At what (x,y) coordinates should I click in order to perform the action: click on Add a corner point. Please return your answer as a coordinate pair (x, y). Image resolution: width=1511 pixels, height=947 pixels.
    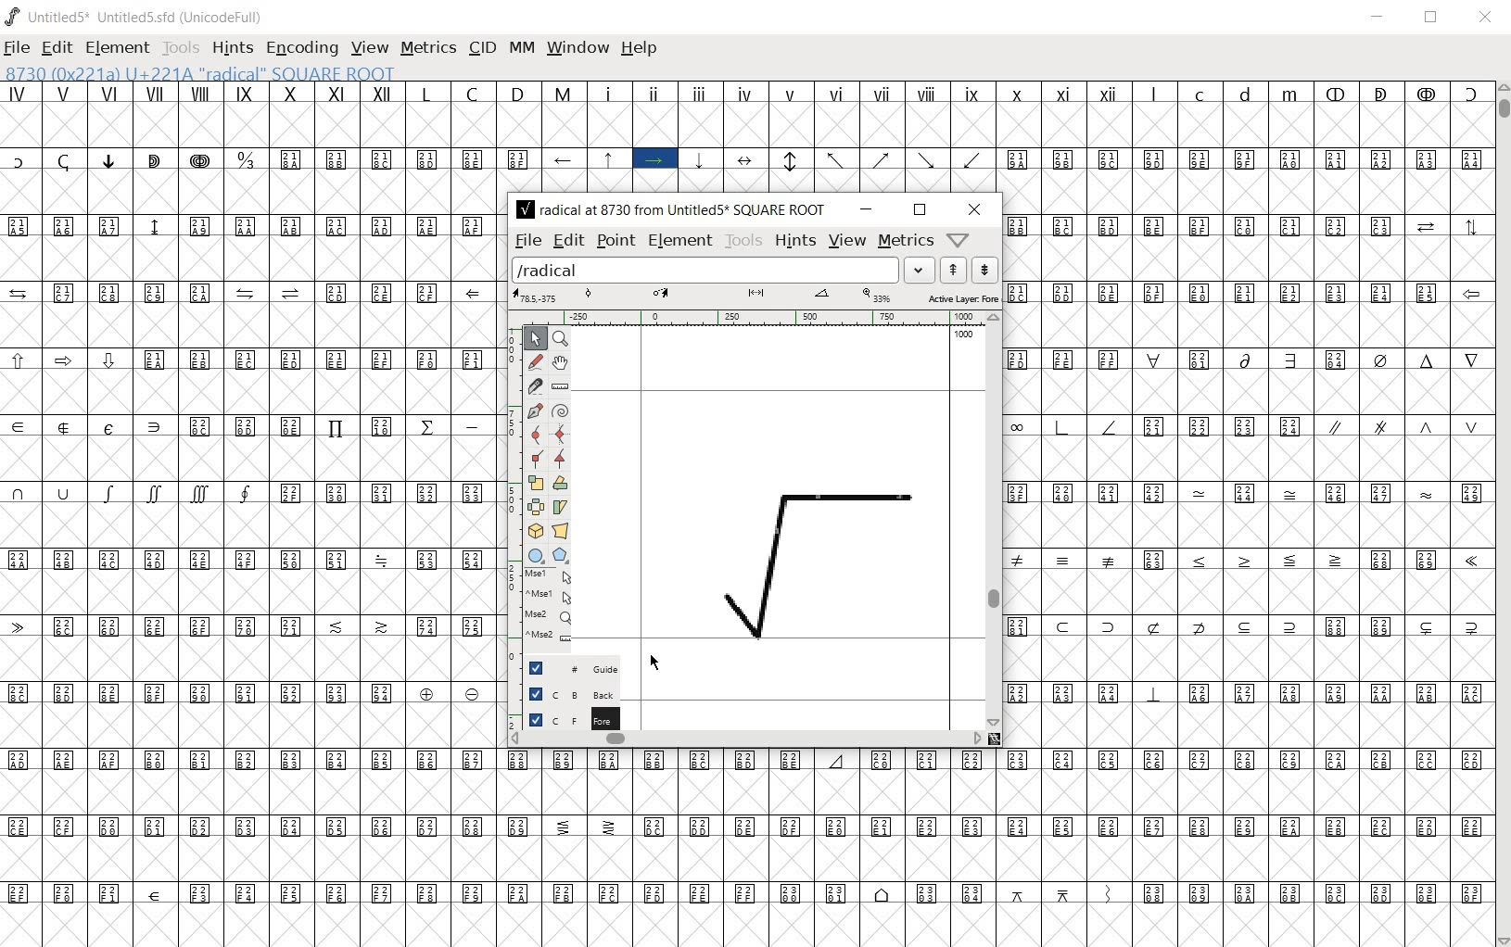
    Looking at the image, I should click on (563, 458).